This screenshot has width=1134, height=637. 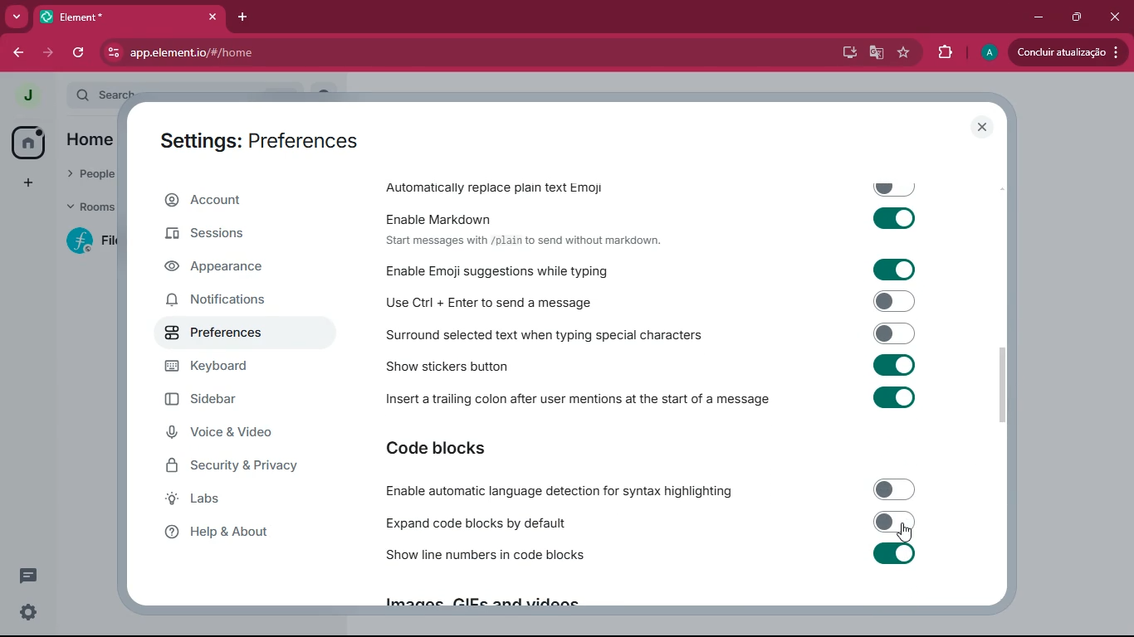 What do you see at coordinates (15, 51) in the screenshot?
I see `back` at bounding box center [15, 51].